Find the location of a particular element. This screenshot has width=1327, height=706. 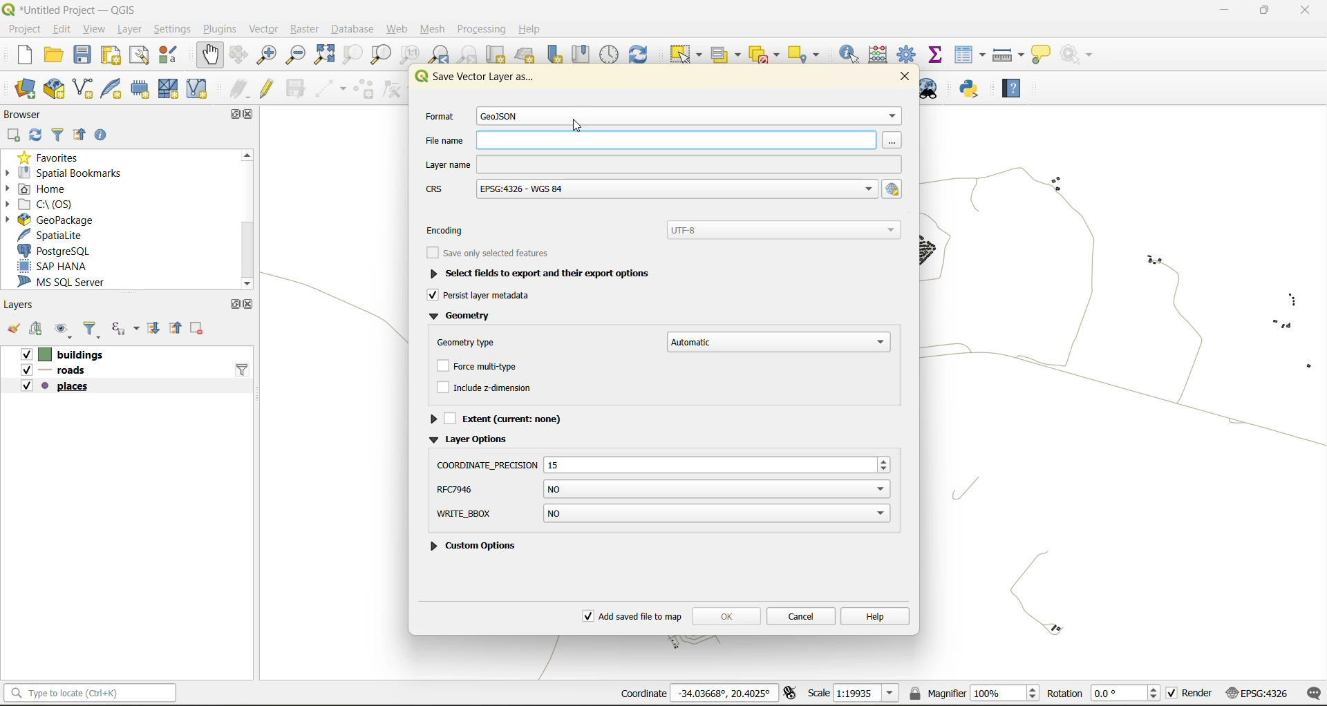

render is located at coordinates (1191, 693).